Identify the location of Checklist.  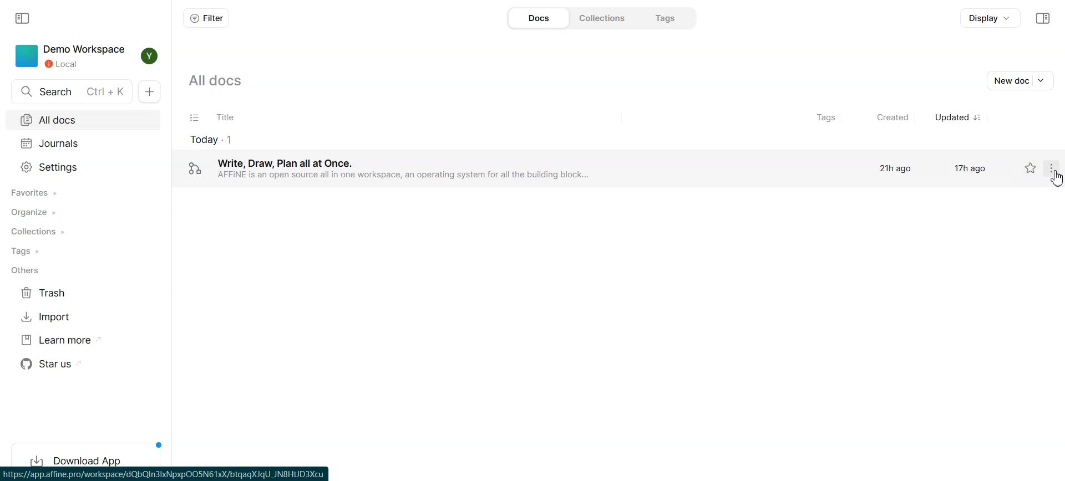
(194, 117).